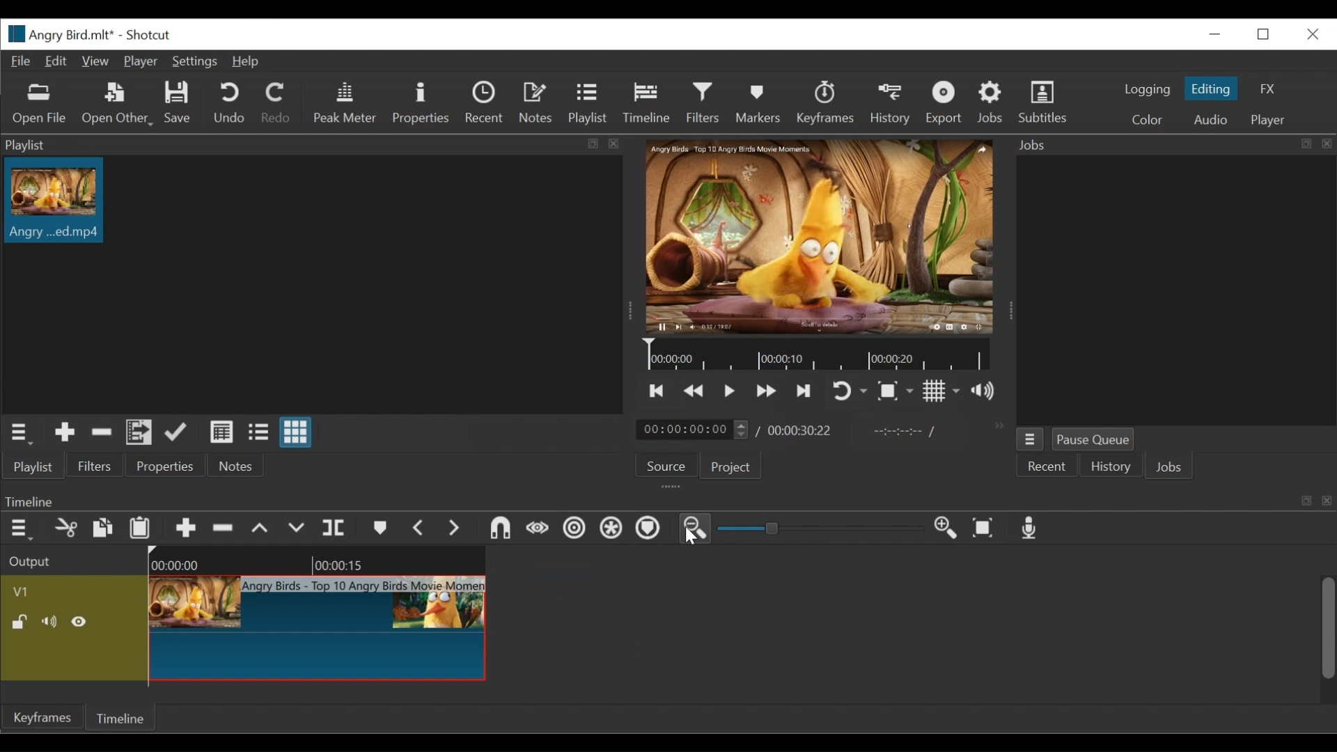 The image size is (1337, 752). What do you see at coordinates (118, 105) in the screenshot?
I see `Open Other` at bounding box center [118, 105].